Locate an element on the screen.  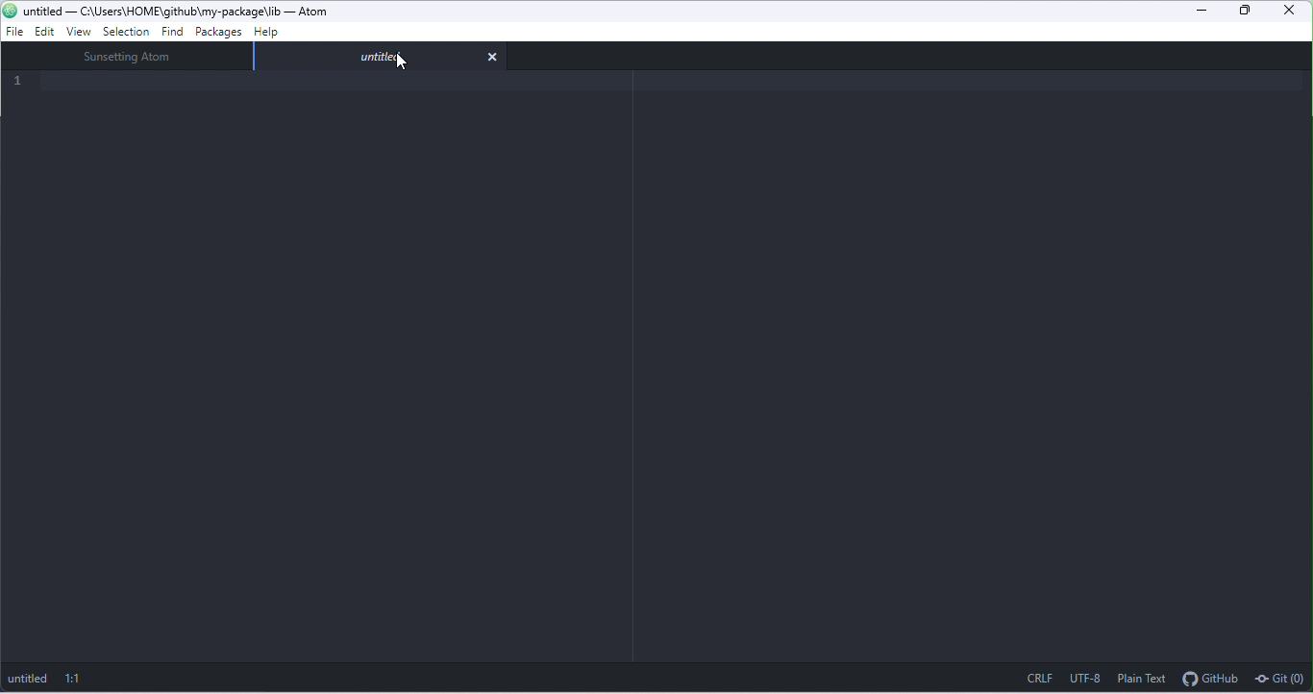
selection is located at coordinates (127, 33).